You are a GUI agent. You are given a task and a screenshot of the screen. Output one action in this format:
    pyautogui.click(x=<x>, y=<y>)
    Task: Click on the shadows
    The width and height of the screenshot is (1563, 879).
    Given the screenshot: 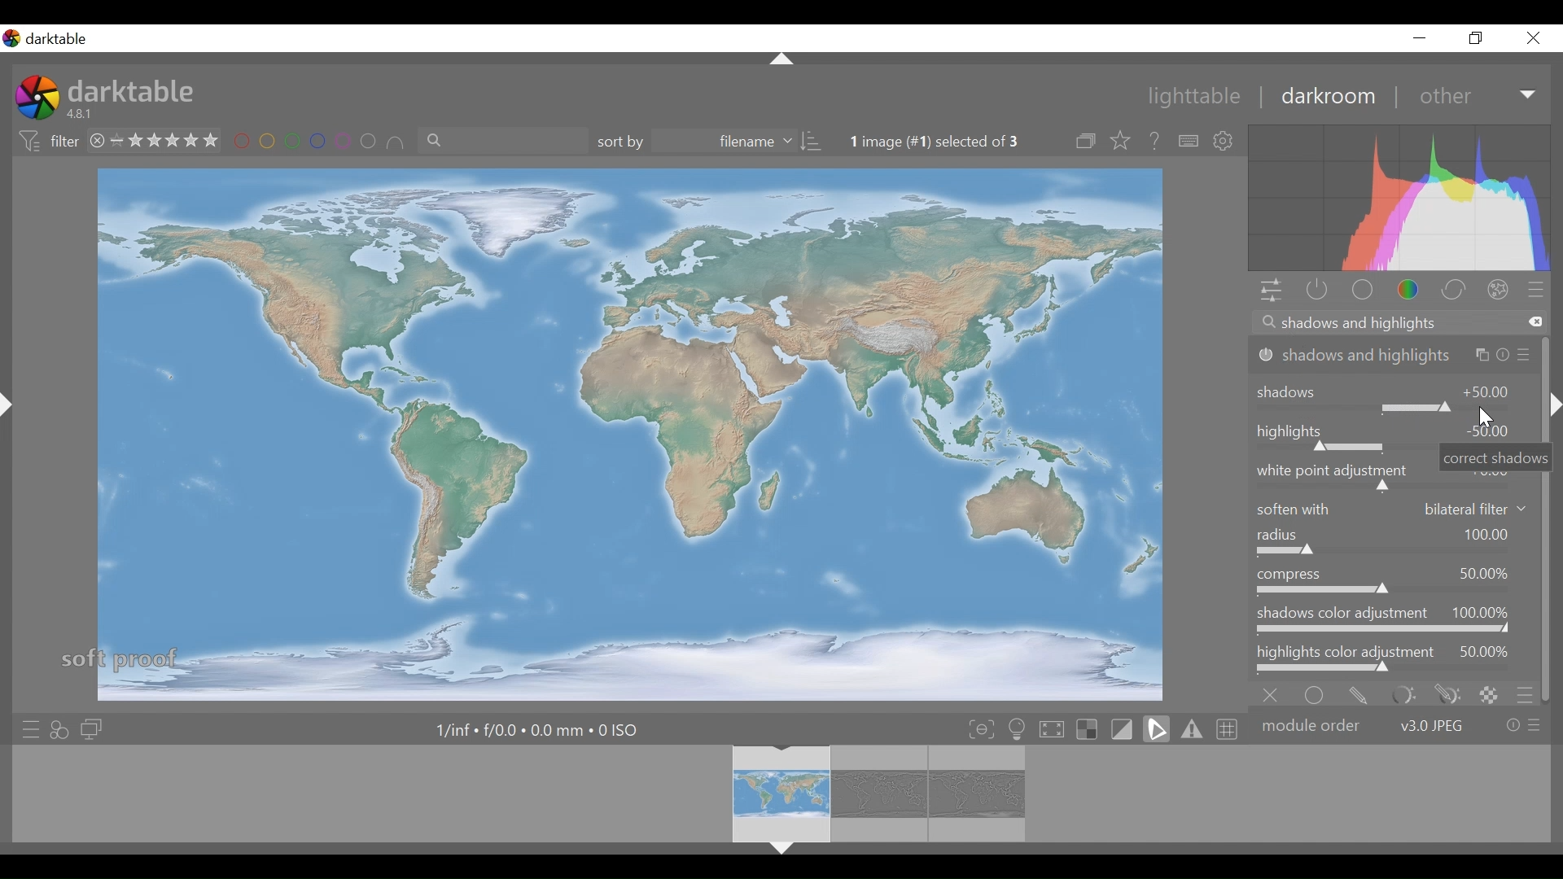 What is the action you would take?
    pyautogui.click(x=1394, y=394)
    